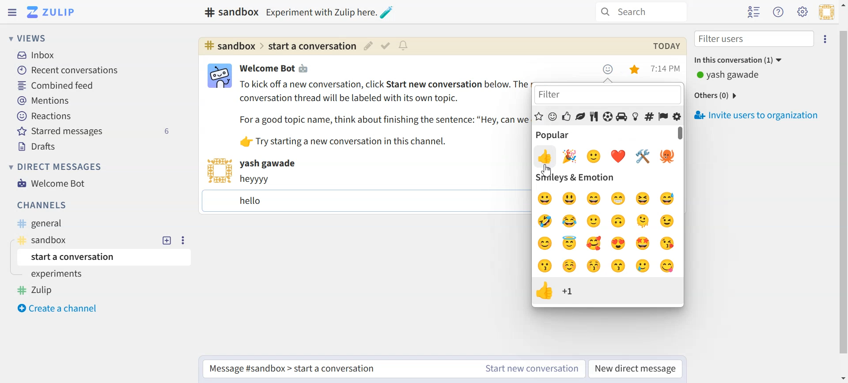  What do you see at coordinates (532, 368) in the screenshot?
I see `Start new conversation` at bounding box center [532, 368].